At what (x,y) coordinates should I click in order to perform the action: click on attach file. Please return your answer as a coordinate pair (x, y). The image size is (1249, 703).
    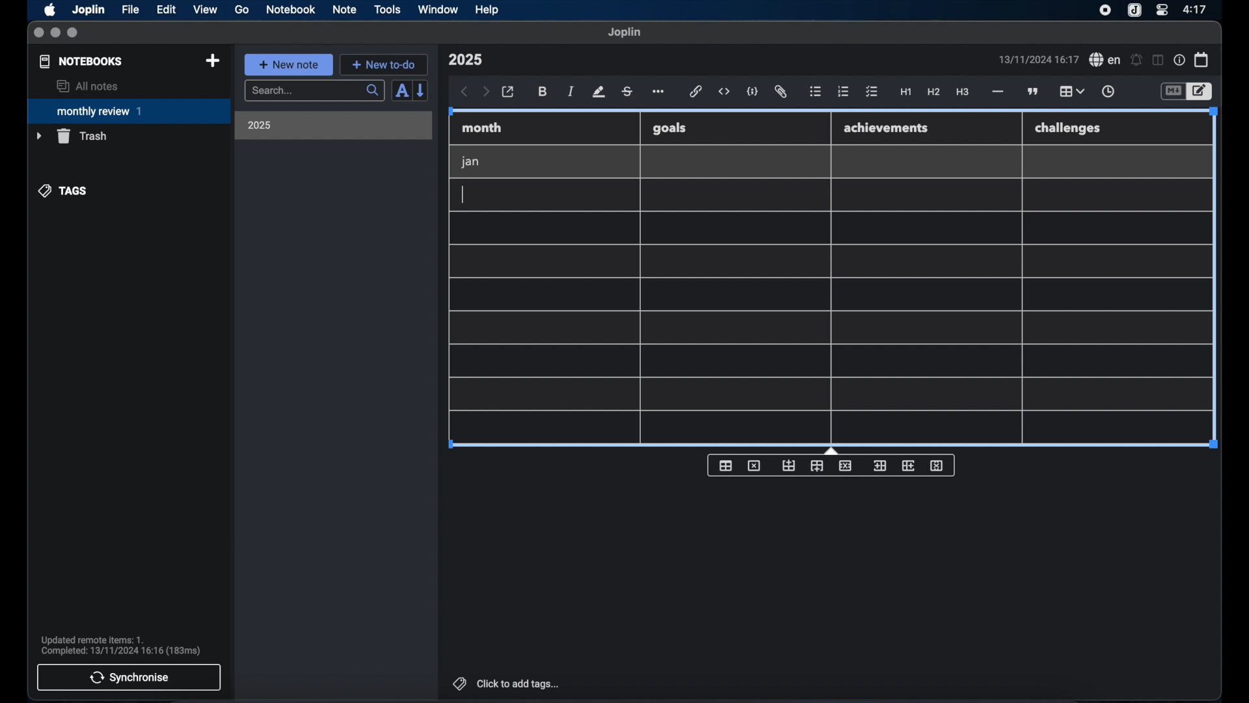
    Looking at the image, I should click on (781, 92).